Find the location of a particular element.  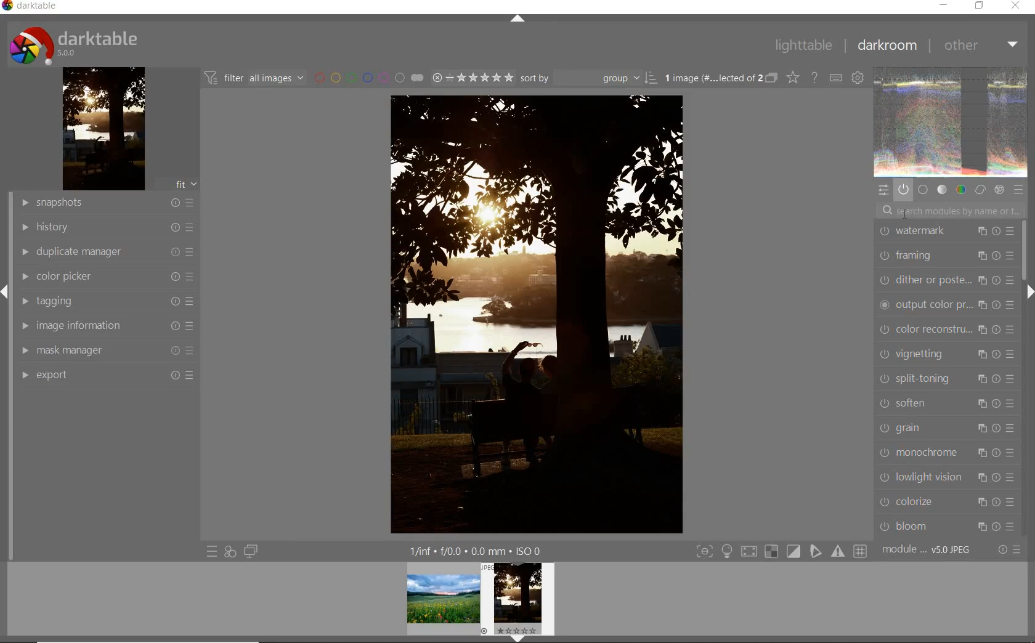

close is located at coordinates (1016, 6).